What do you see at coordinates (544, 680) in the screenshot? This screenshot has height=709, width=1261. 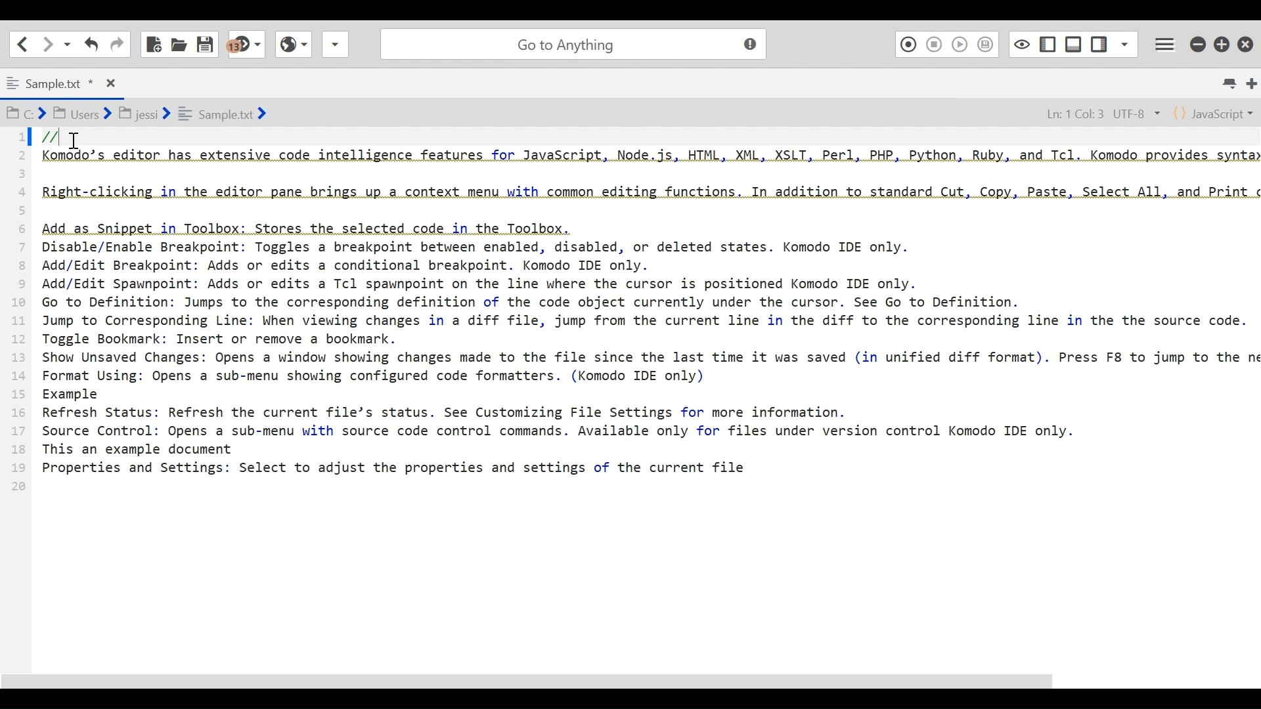 I see `scroll bar` at bounding box center [544, 680].